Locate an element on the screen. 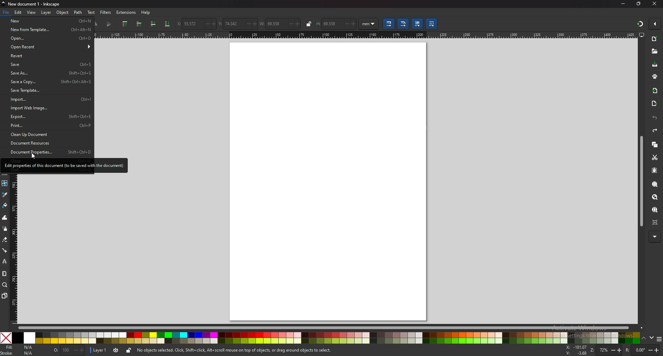 Image resolution: width=663 pixels, height=356 pixels. zoom drawing is located at coordinates (655, 197).